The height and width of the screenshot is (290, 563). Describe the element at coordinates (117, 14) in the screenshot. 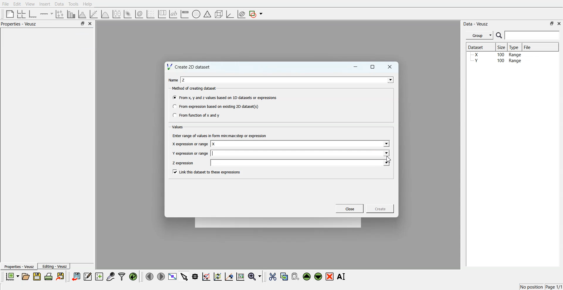

I see `Plot box plots` at that location.